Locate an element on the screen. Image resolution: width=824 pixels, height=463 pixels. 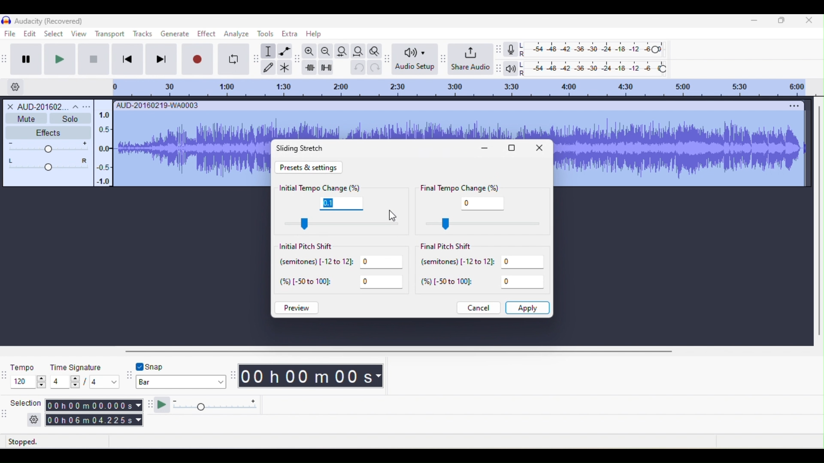
zoom out is located at coordinates (325, 51).